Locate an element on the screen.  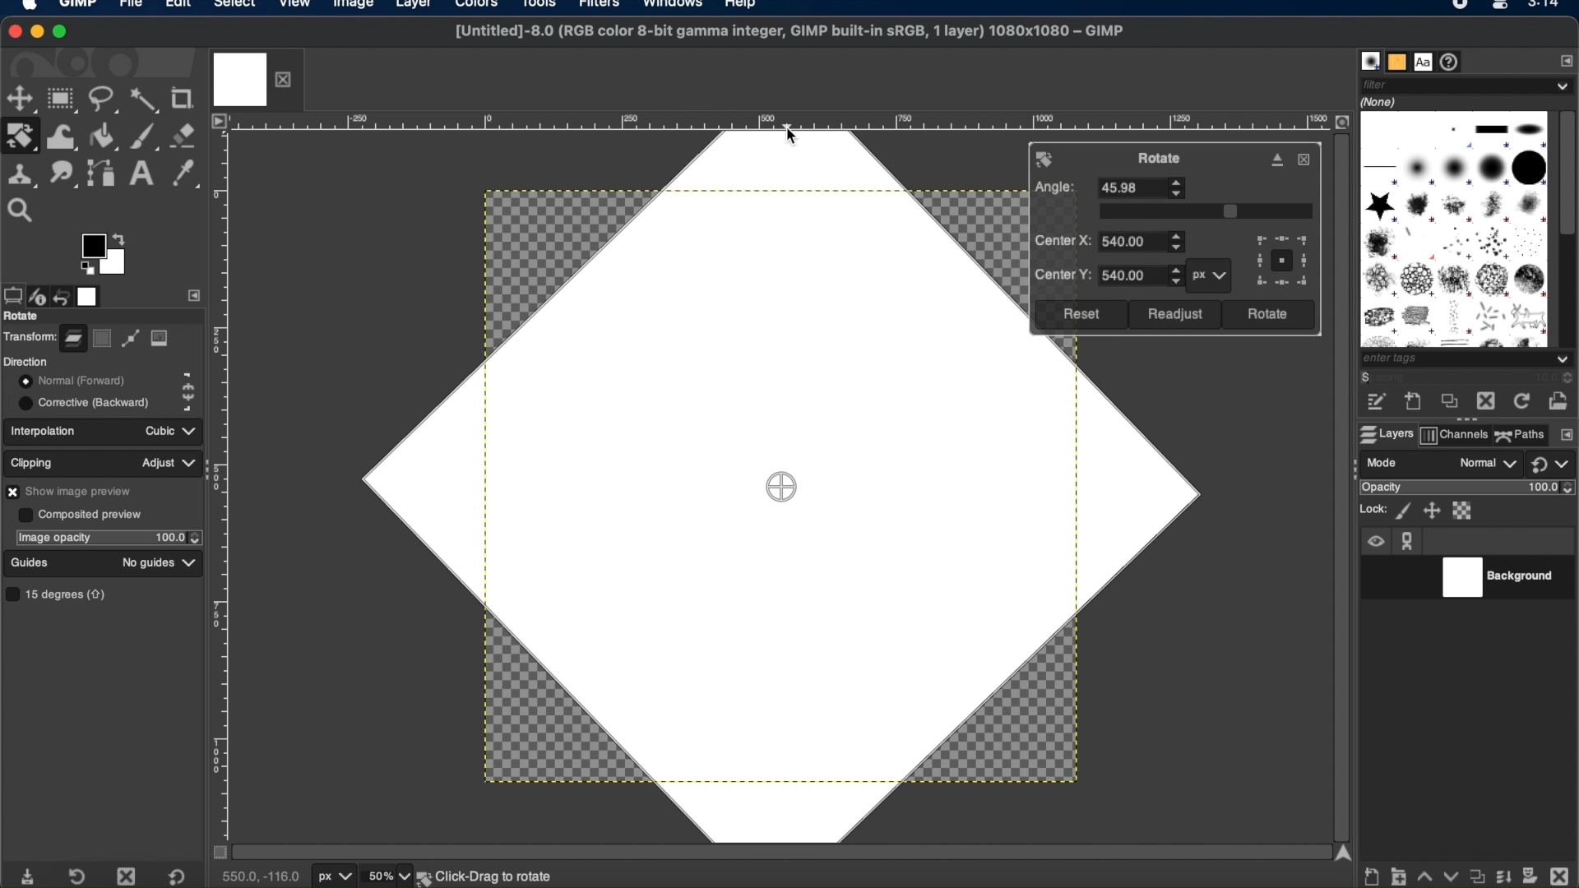
rotate is located at coordinates (23, 317).